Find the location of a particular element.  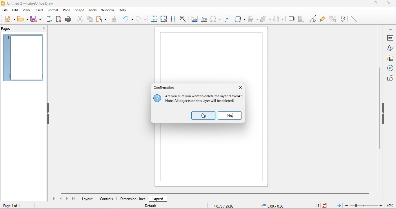

shadow is located at coordinates (291, 19).